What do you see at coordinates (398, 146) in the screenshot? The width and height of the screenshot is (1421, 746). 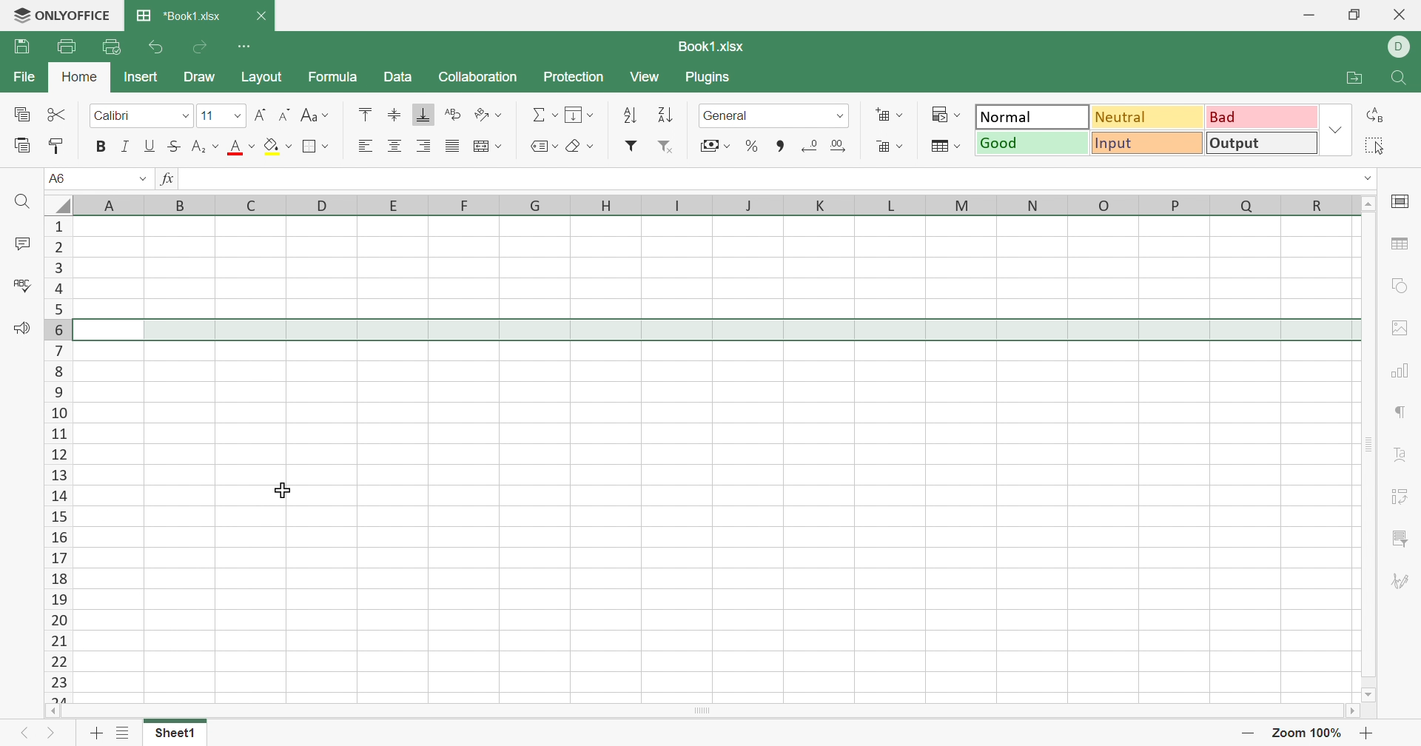 I see `Align Center` at bounding box center [398, 146].